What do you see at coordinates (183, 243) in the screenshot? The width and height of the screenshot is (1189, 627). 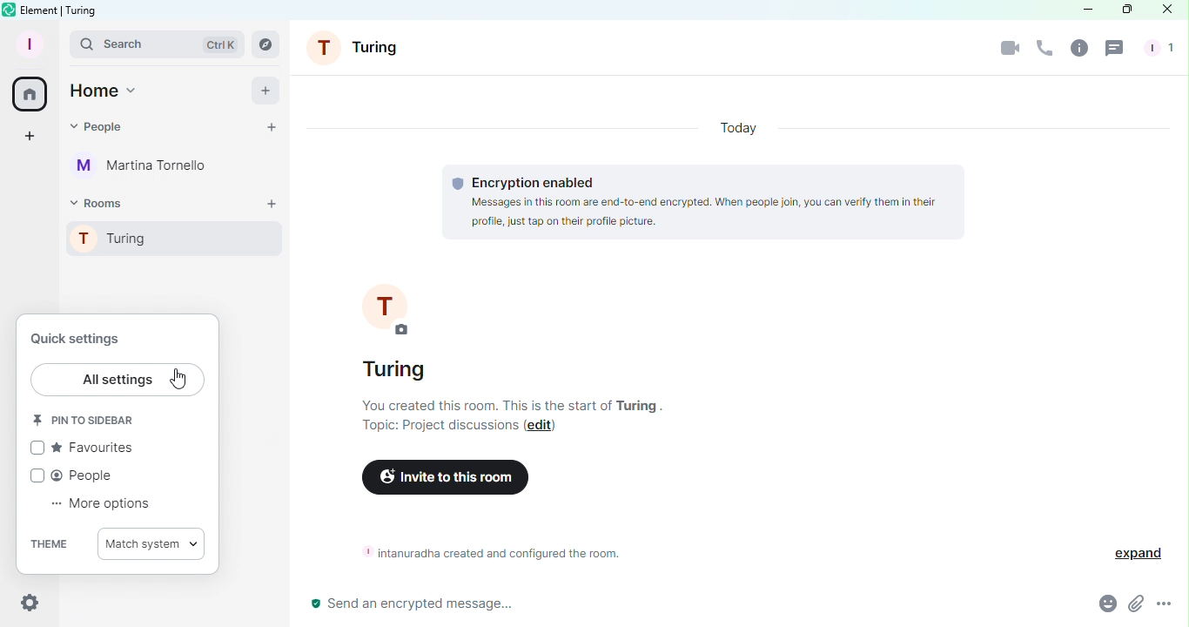 I see `Turing` at bounding box center [183, 243].